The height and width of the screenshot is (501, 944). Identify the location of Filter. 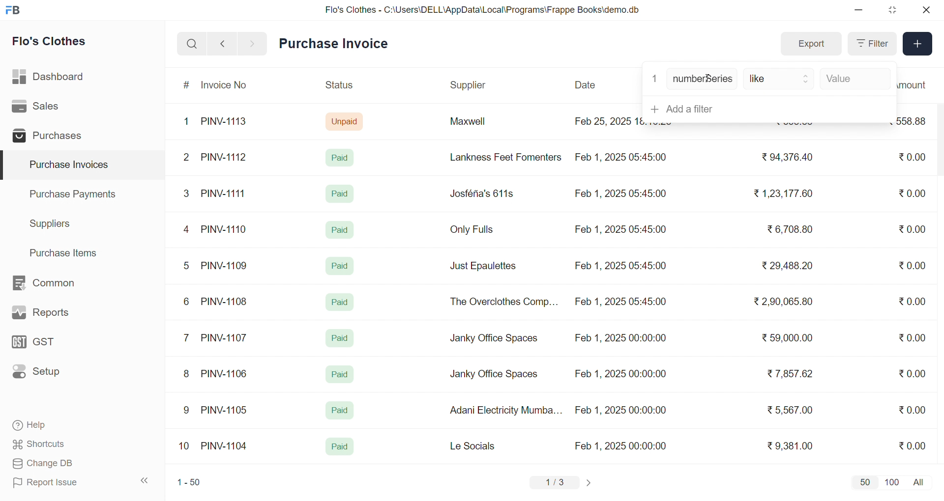
(871, 44).